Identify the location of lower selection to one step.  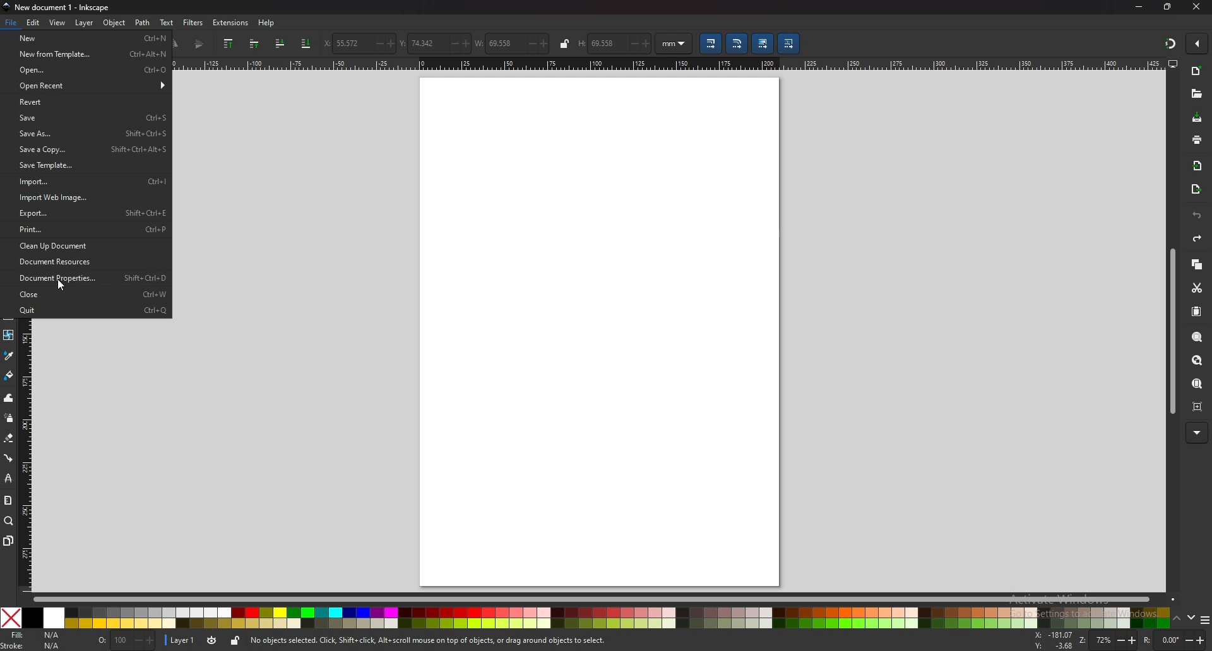
(280, 44).